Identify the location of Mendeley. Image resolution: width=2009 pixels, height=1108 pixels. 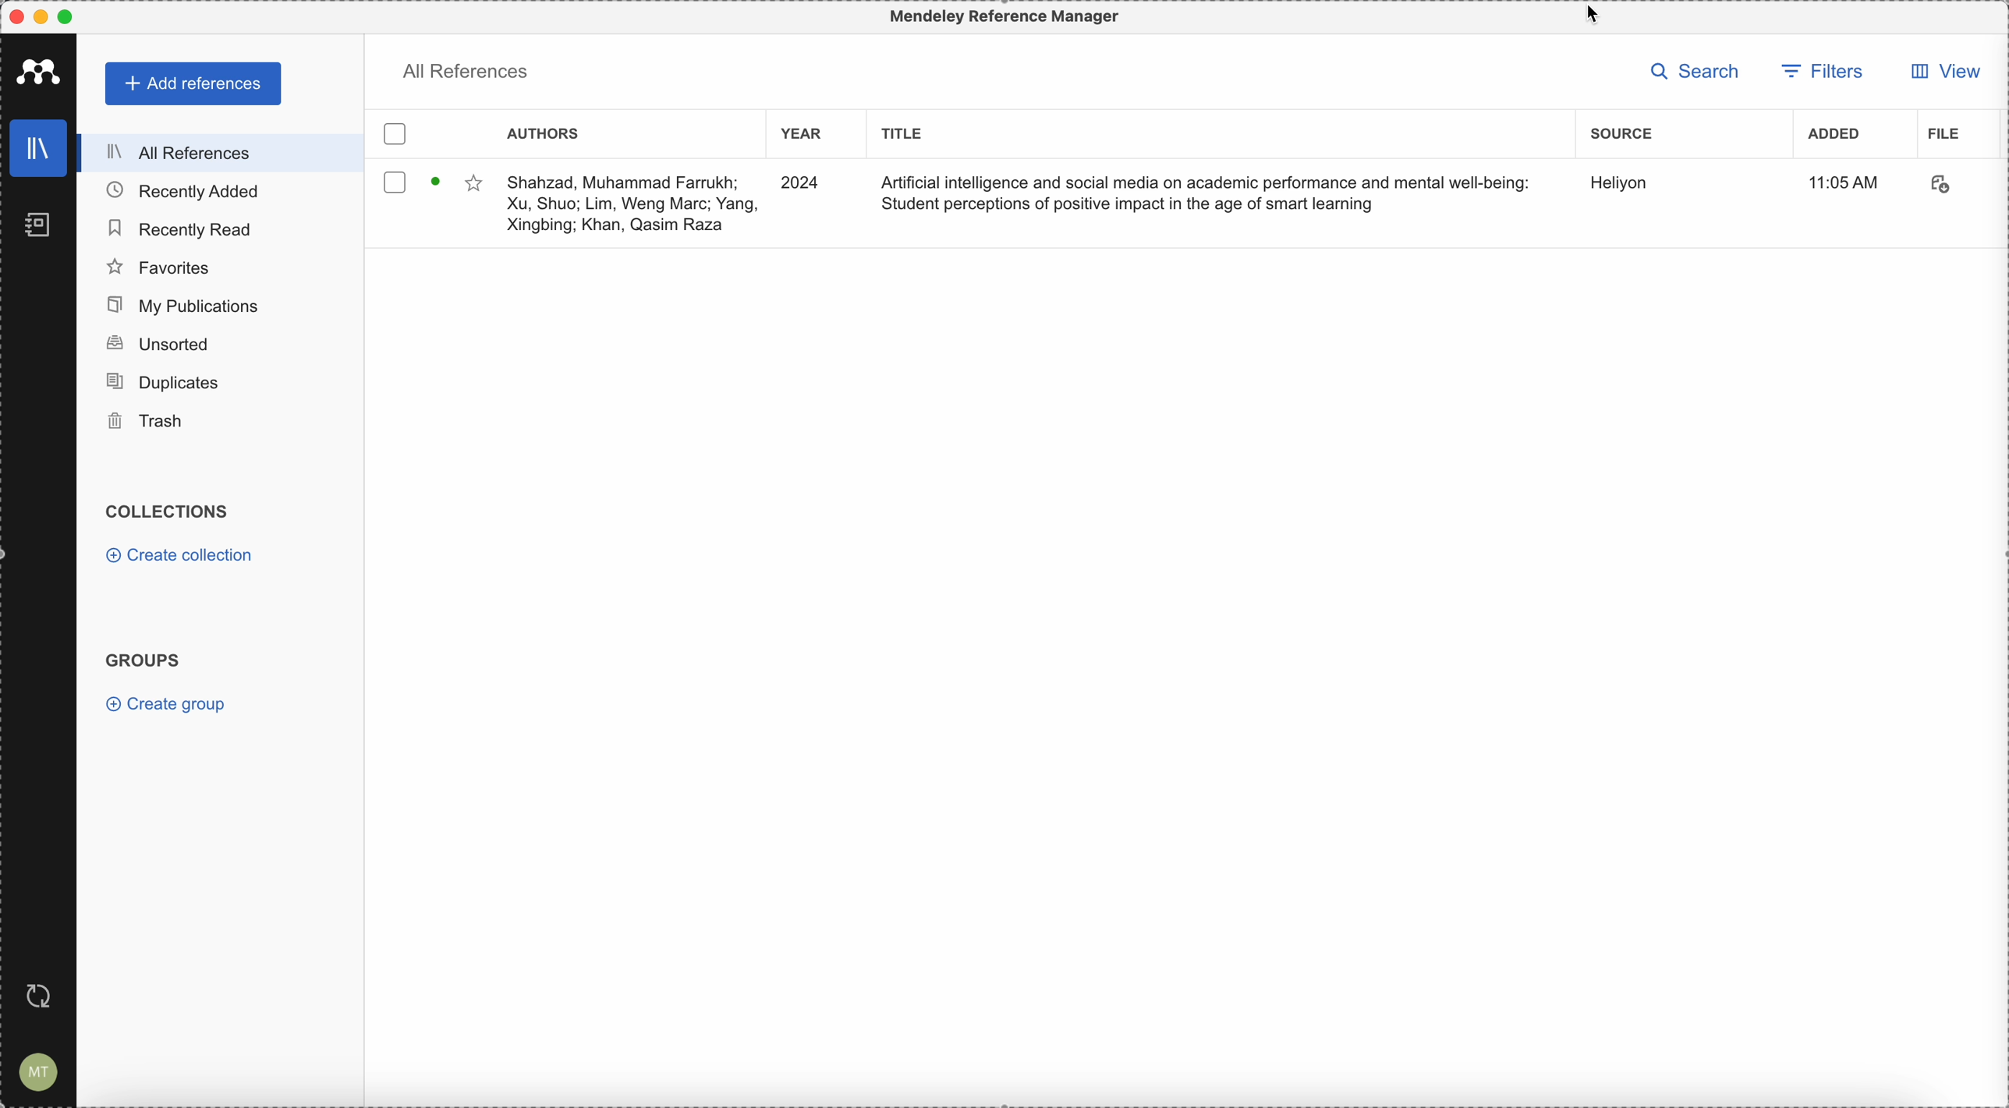
(1000, 16).